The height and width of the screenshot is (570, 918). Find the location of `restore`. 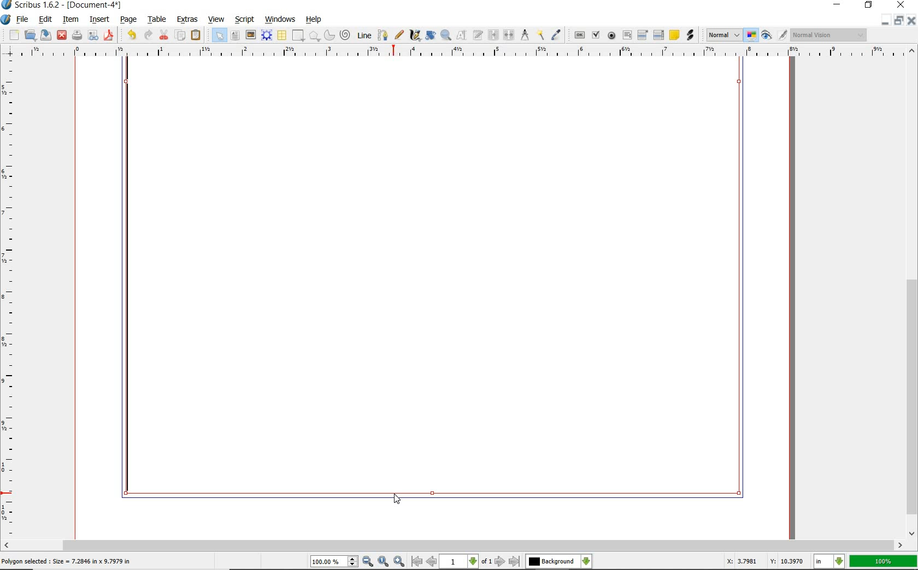

restore is located at coordinates (899, 21).